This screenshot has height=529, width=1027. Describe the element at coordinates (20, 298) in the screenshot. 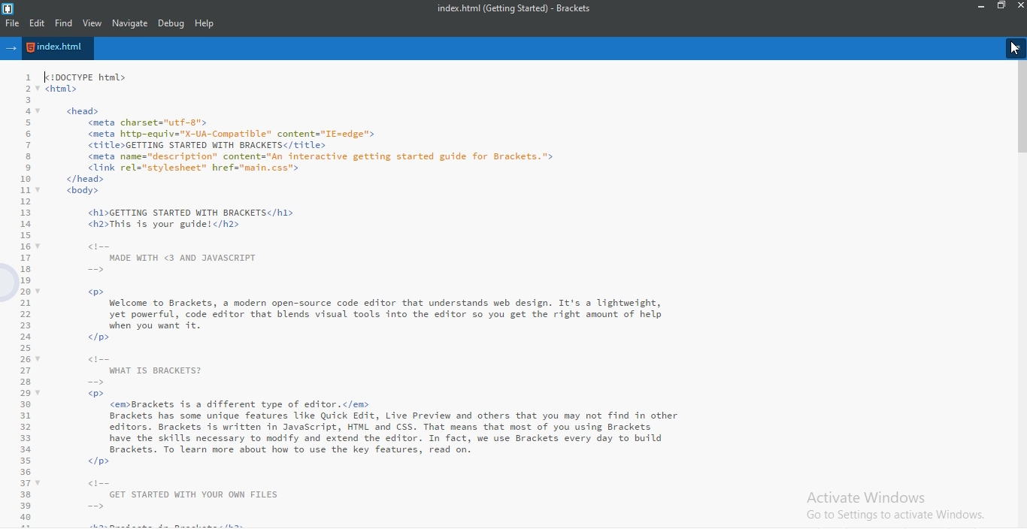

I see `Line Number` at that location.